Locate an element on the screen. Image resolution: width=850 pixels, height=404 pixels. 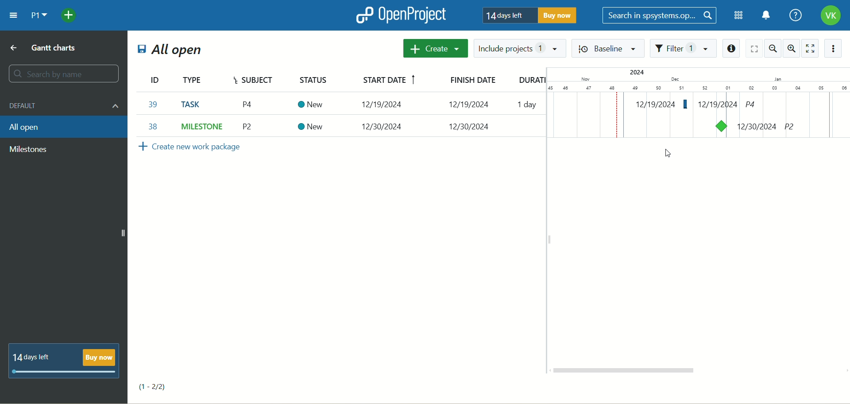
New is located at coordinates (312, 105).